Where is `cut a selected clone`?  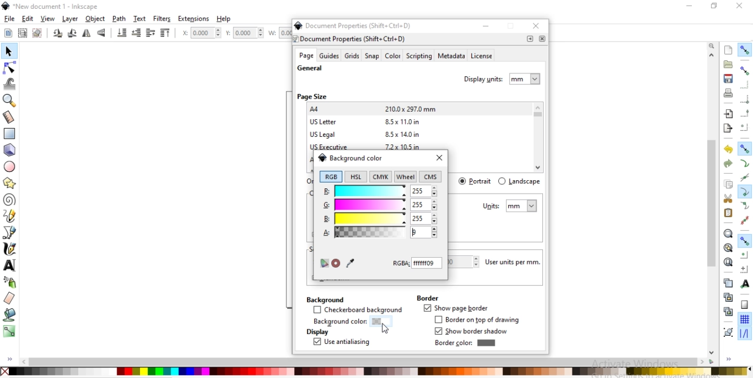
cut a selected clone is located at coordinates (727, 313).